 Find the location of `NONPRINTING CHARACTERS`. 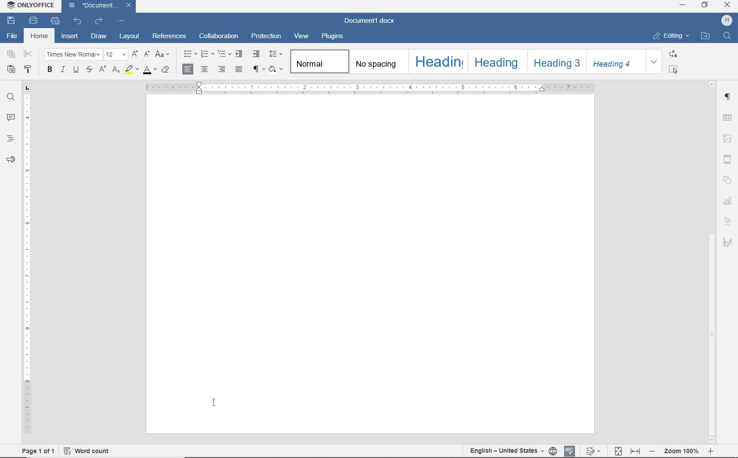

NONPRINTING CHARACTERS is located at coordinates (259, 69).